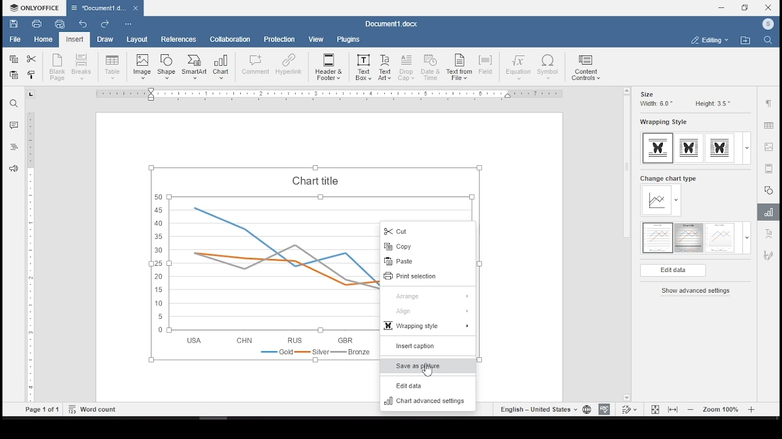 The width and height of the screenshot is (782, 439). Describe the element at coordinates (428, 327) in the screenshot. I see `wrapping style` at that location.